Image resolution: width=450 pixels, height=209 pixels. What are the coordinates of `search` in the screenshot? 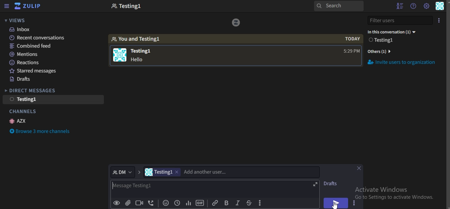 It's located at (338, 6).